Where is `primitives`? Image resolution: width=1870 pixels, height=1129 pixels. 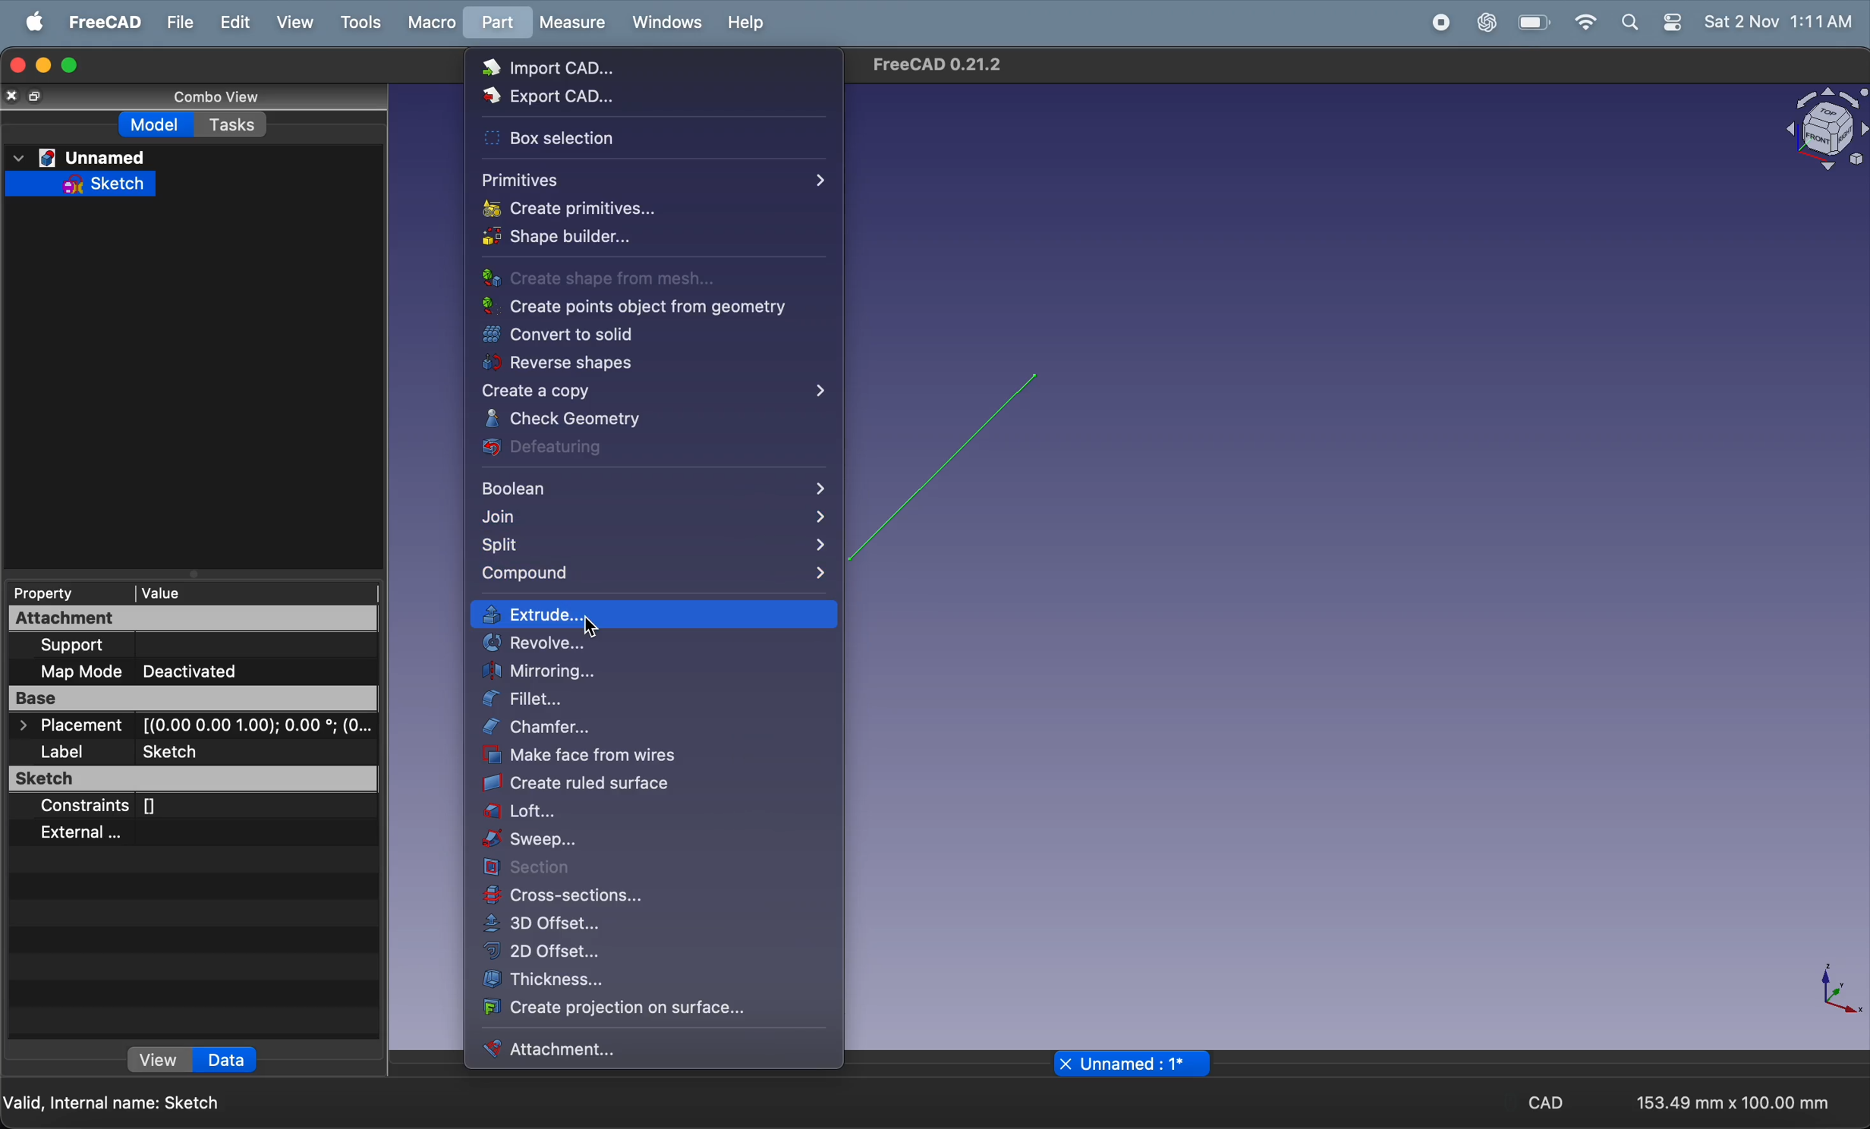 primitives is located at coordinates (650, 178).